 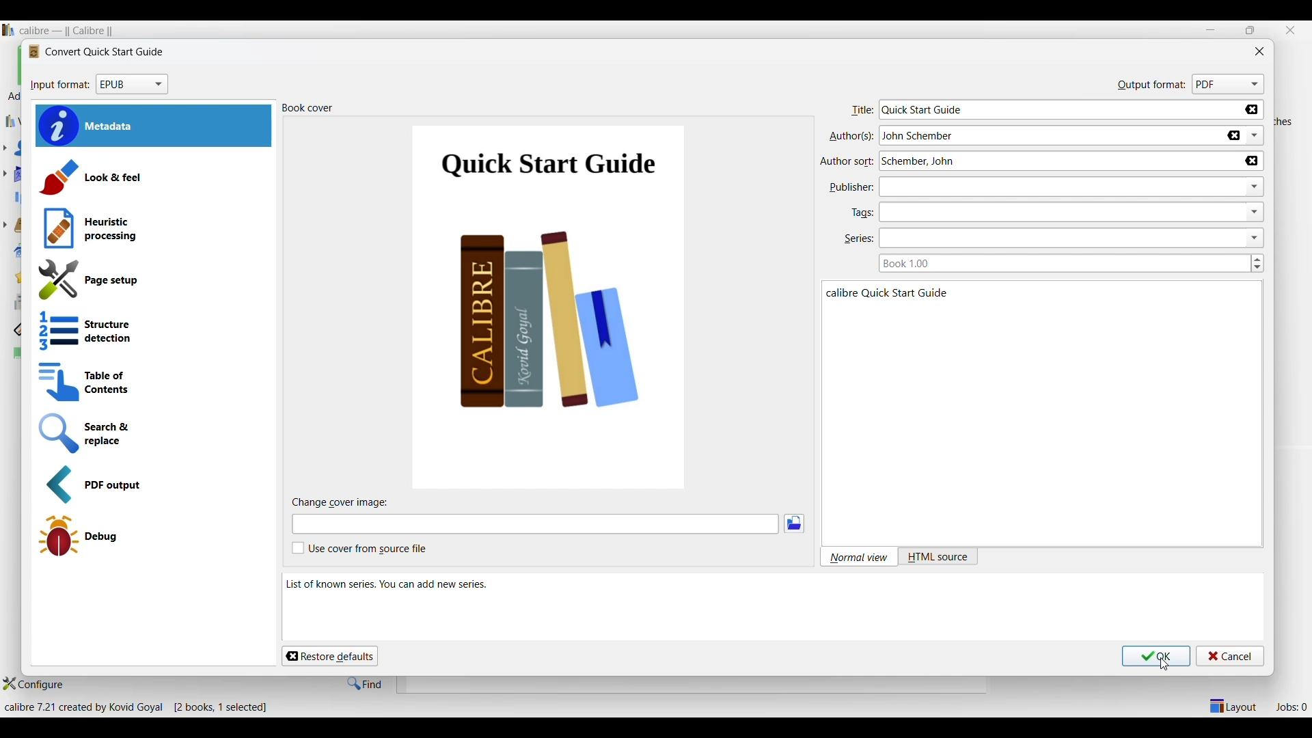 I want to click on Type in publisher, so click(x=1033, y=187).